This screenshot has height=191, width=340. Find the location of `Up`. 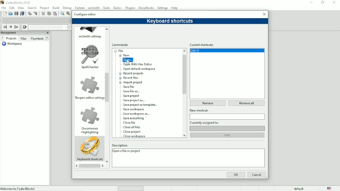

Up is located at coordinates (184, 50).